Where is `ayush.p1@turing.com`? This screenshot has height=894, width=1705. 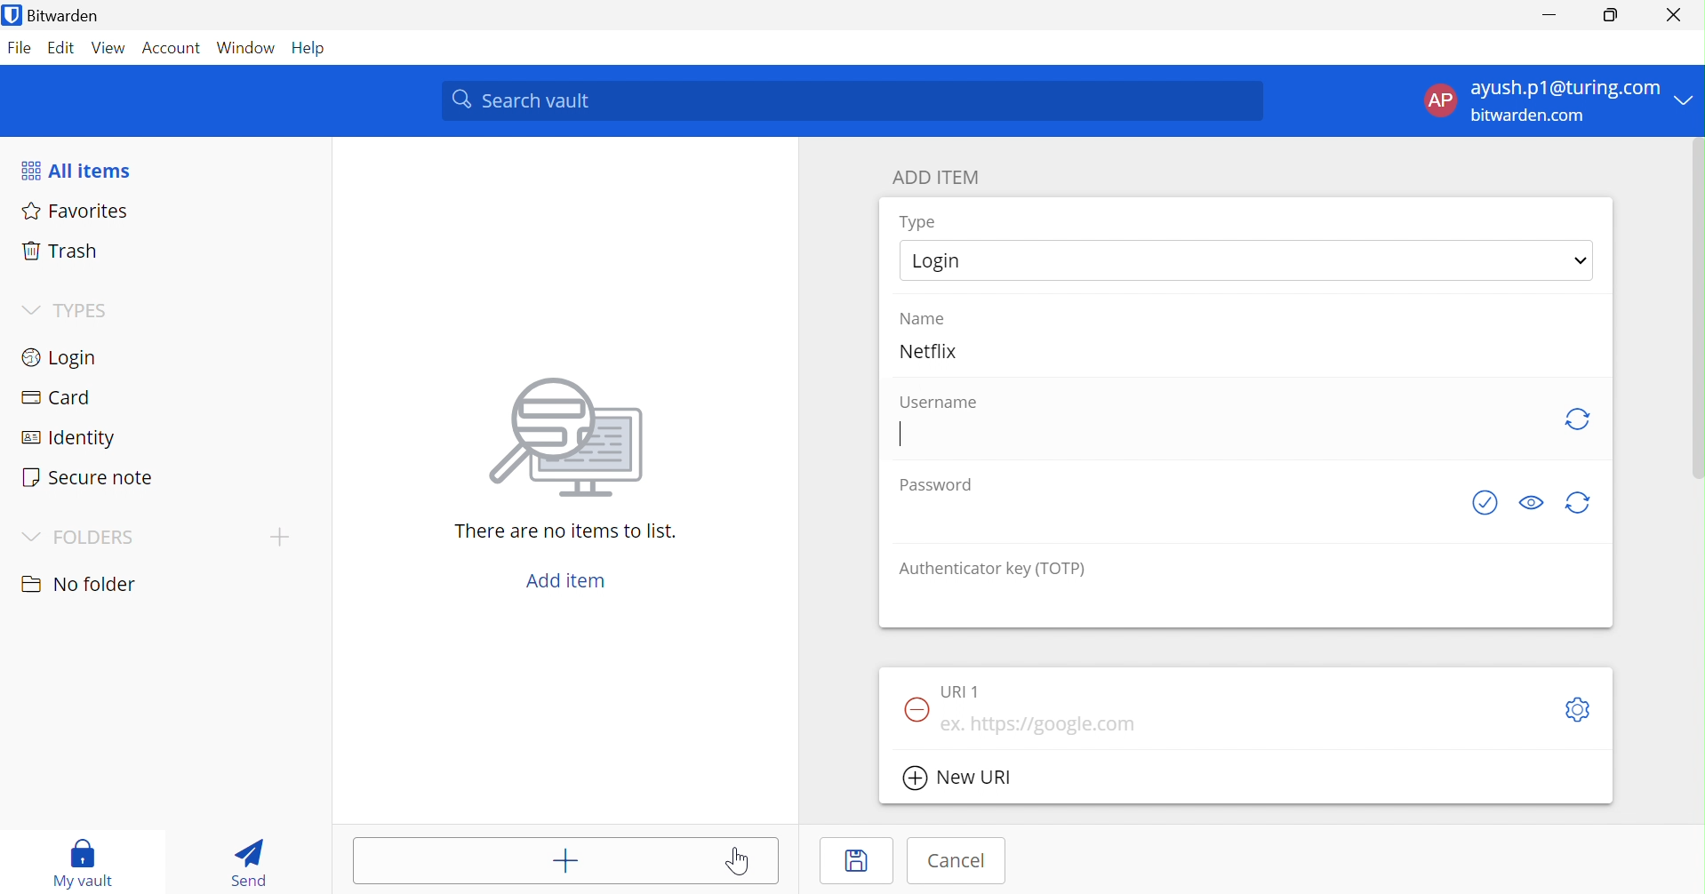 ayush.p1@turing.com is located at coordinates (1565, 85).